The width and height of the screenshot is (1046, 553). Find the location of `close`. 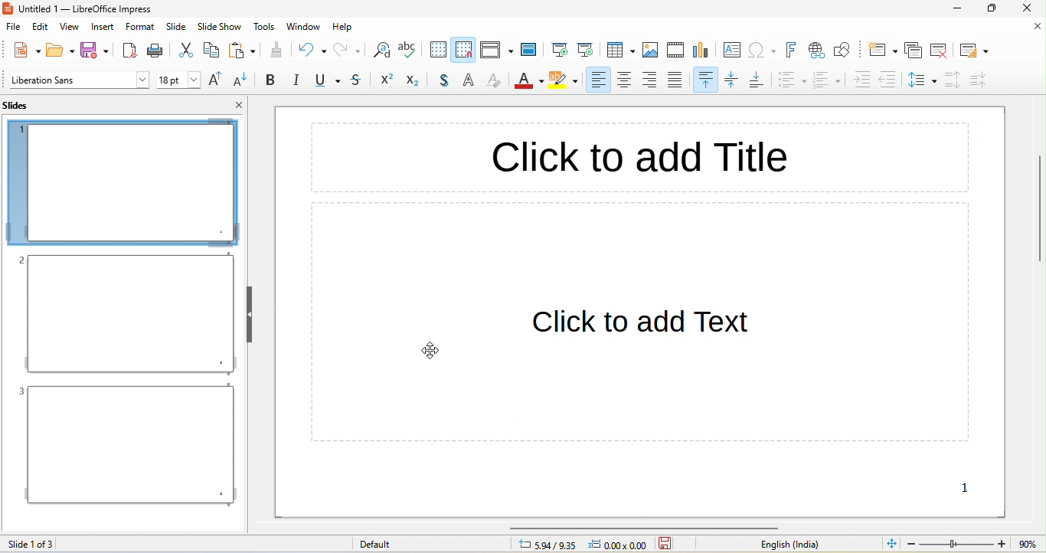

close is located at coordinates (1026, 9).